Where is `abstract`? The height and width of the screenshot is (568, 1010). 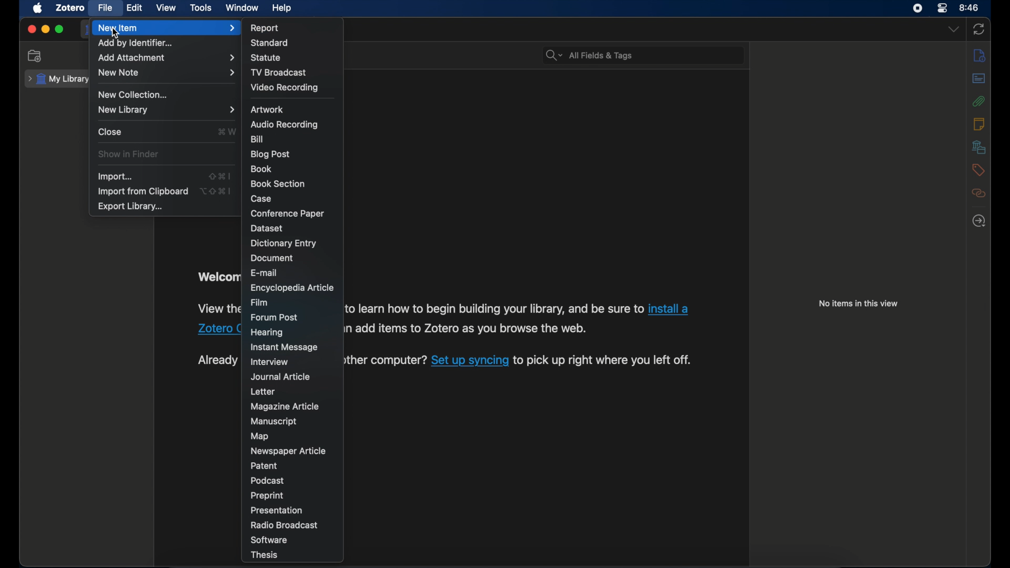 abstract is located at coordinates (979, 79).